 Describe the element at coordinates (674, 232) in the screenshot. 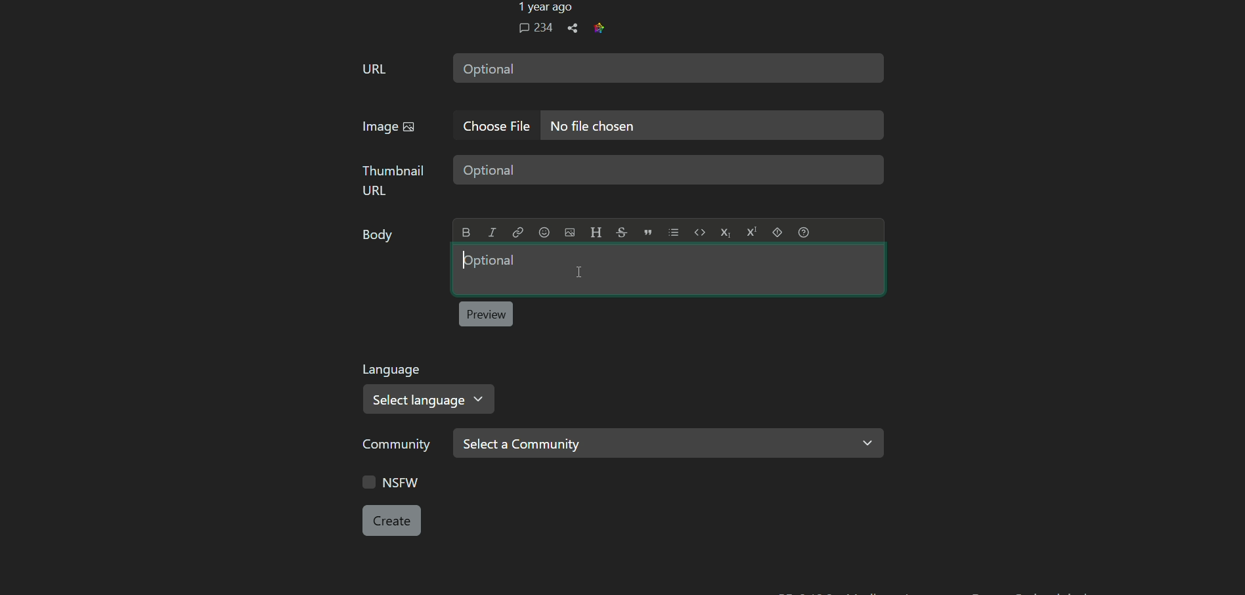

I see `List` at that location.